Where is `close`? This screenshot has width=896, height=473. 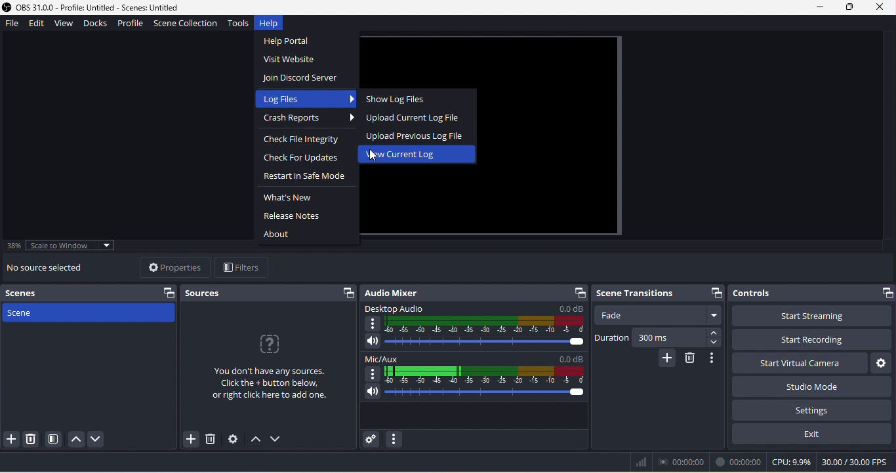
close is located at coordinates (881, 7).